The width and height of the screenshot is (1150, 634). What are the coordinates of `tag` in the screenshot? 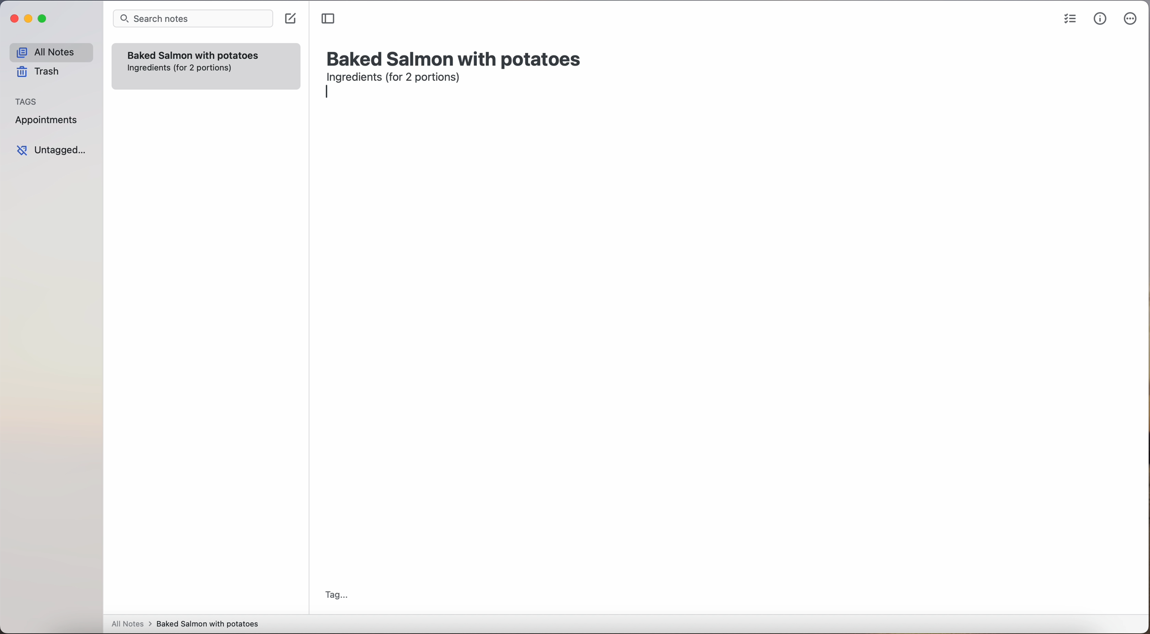 It's located at (336, 596).